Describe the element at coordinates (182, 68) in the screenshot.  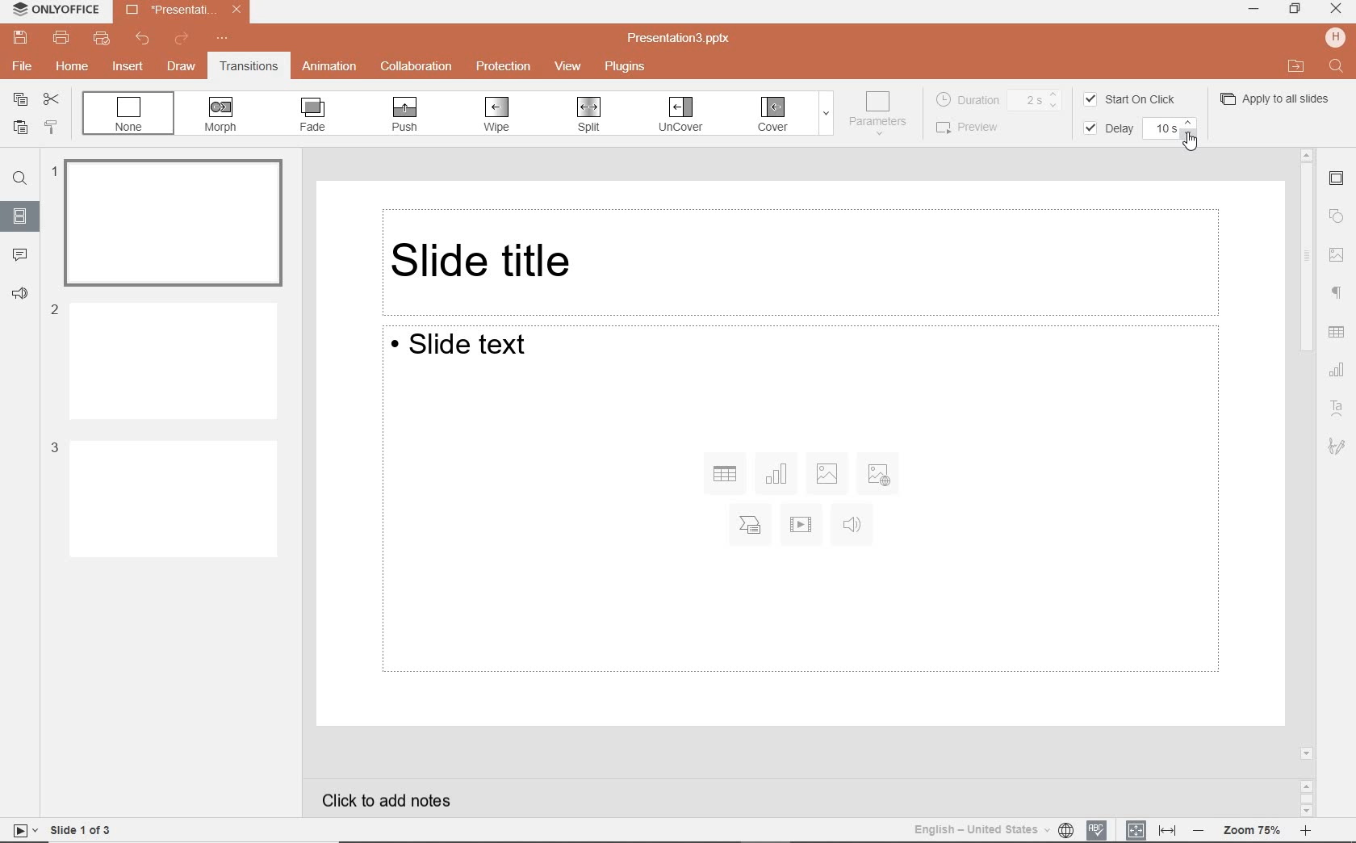
I see `draw` at that location.